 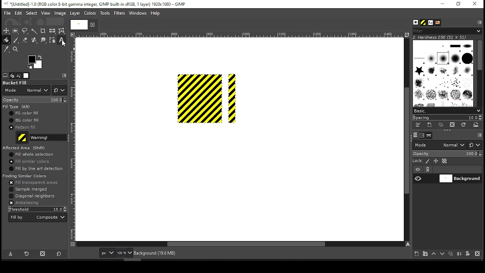 What do you see at coordinates (53, 41) in the screenshot?
I see `paths tool` at bounding box center [53, 41].